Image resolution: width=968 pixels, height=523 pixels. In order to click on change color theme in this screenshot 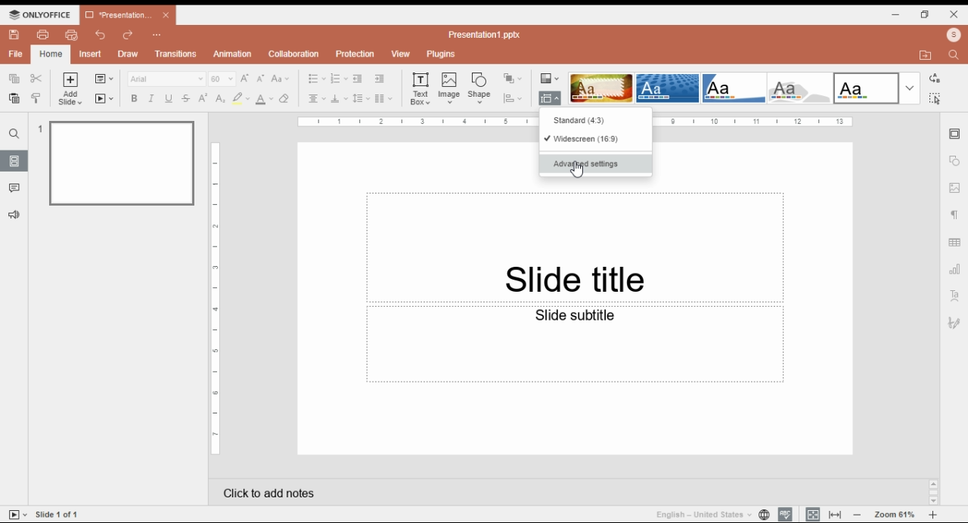, I will do `click(550, 79)`.